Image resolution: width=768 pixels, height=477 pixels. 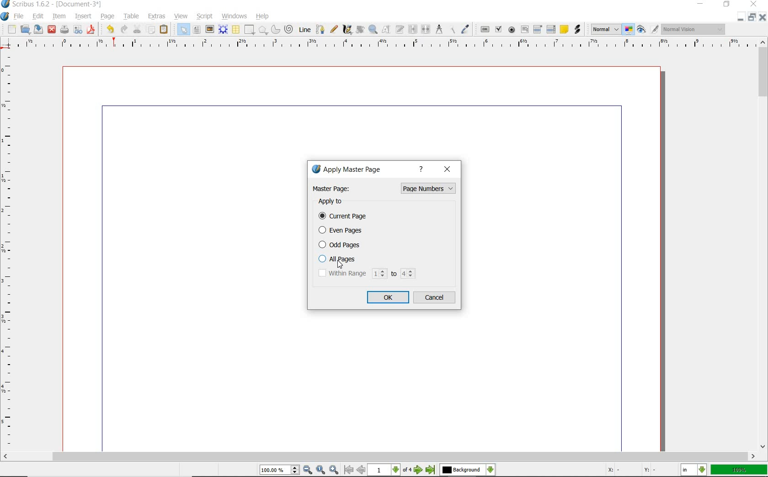 I want to click on open, so click(x=26, y=29).